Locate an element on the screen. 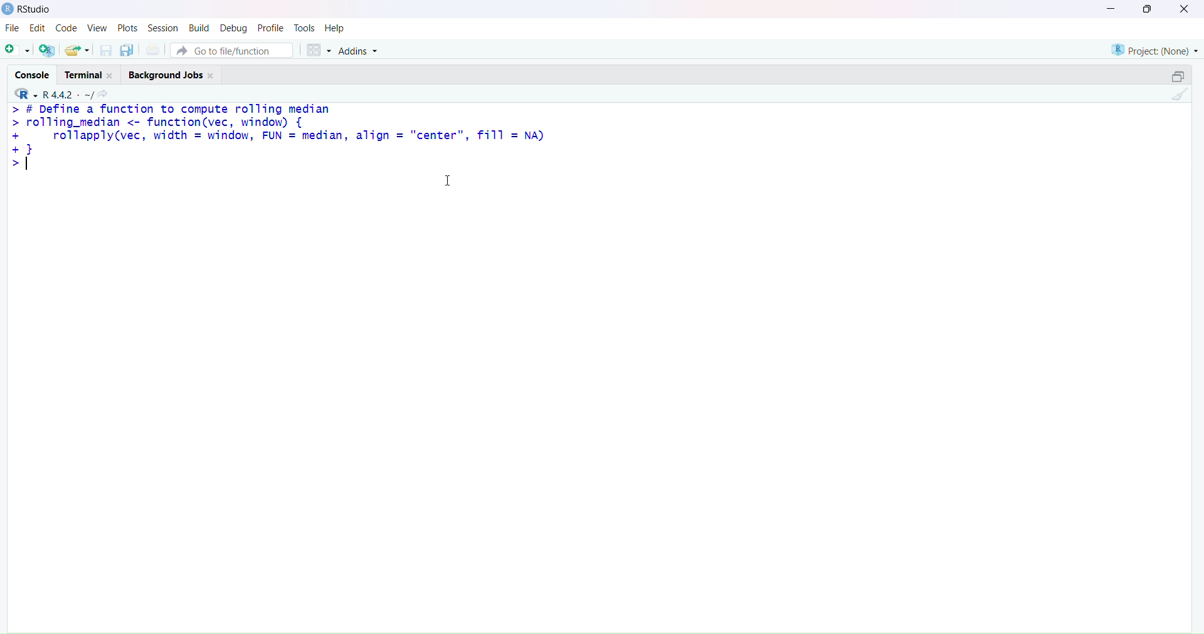 The width and height of the screenshot is (1204, 634). go to file/function is located at coordinates (233, 51).